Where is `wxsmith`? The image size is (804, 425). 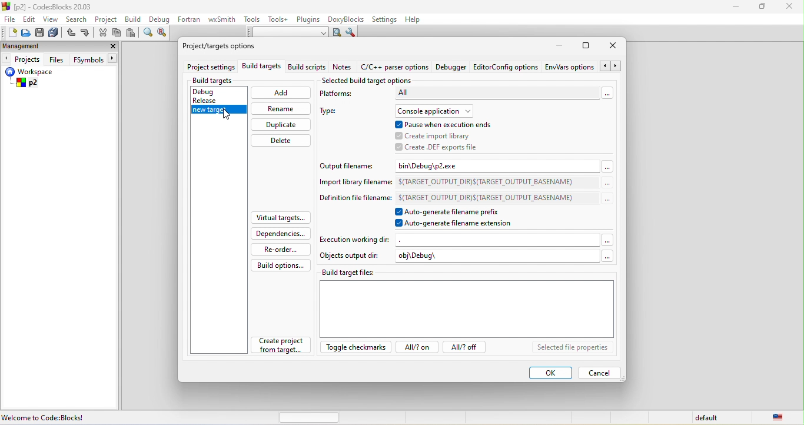
wxsmith is located at coordinates (223, 19).